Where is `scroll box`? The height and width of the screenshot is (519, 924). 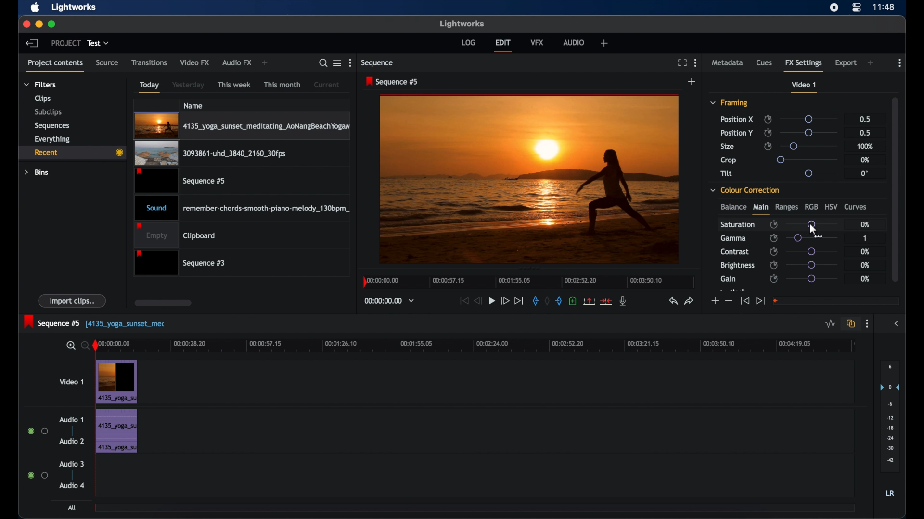 scroll box is located at coordinates (163, 303).